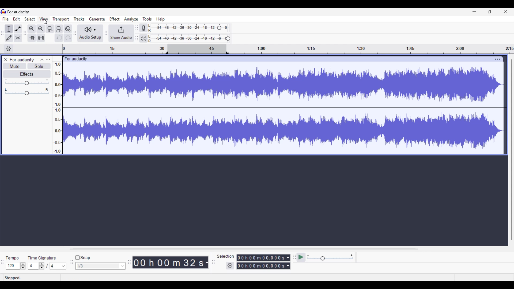 This screenshot has height=289, width=514. Describe the element at coordinates (90, 33) in the screenshot. I see `Audio setup` at that location.